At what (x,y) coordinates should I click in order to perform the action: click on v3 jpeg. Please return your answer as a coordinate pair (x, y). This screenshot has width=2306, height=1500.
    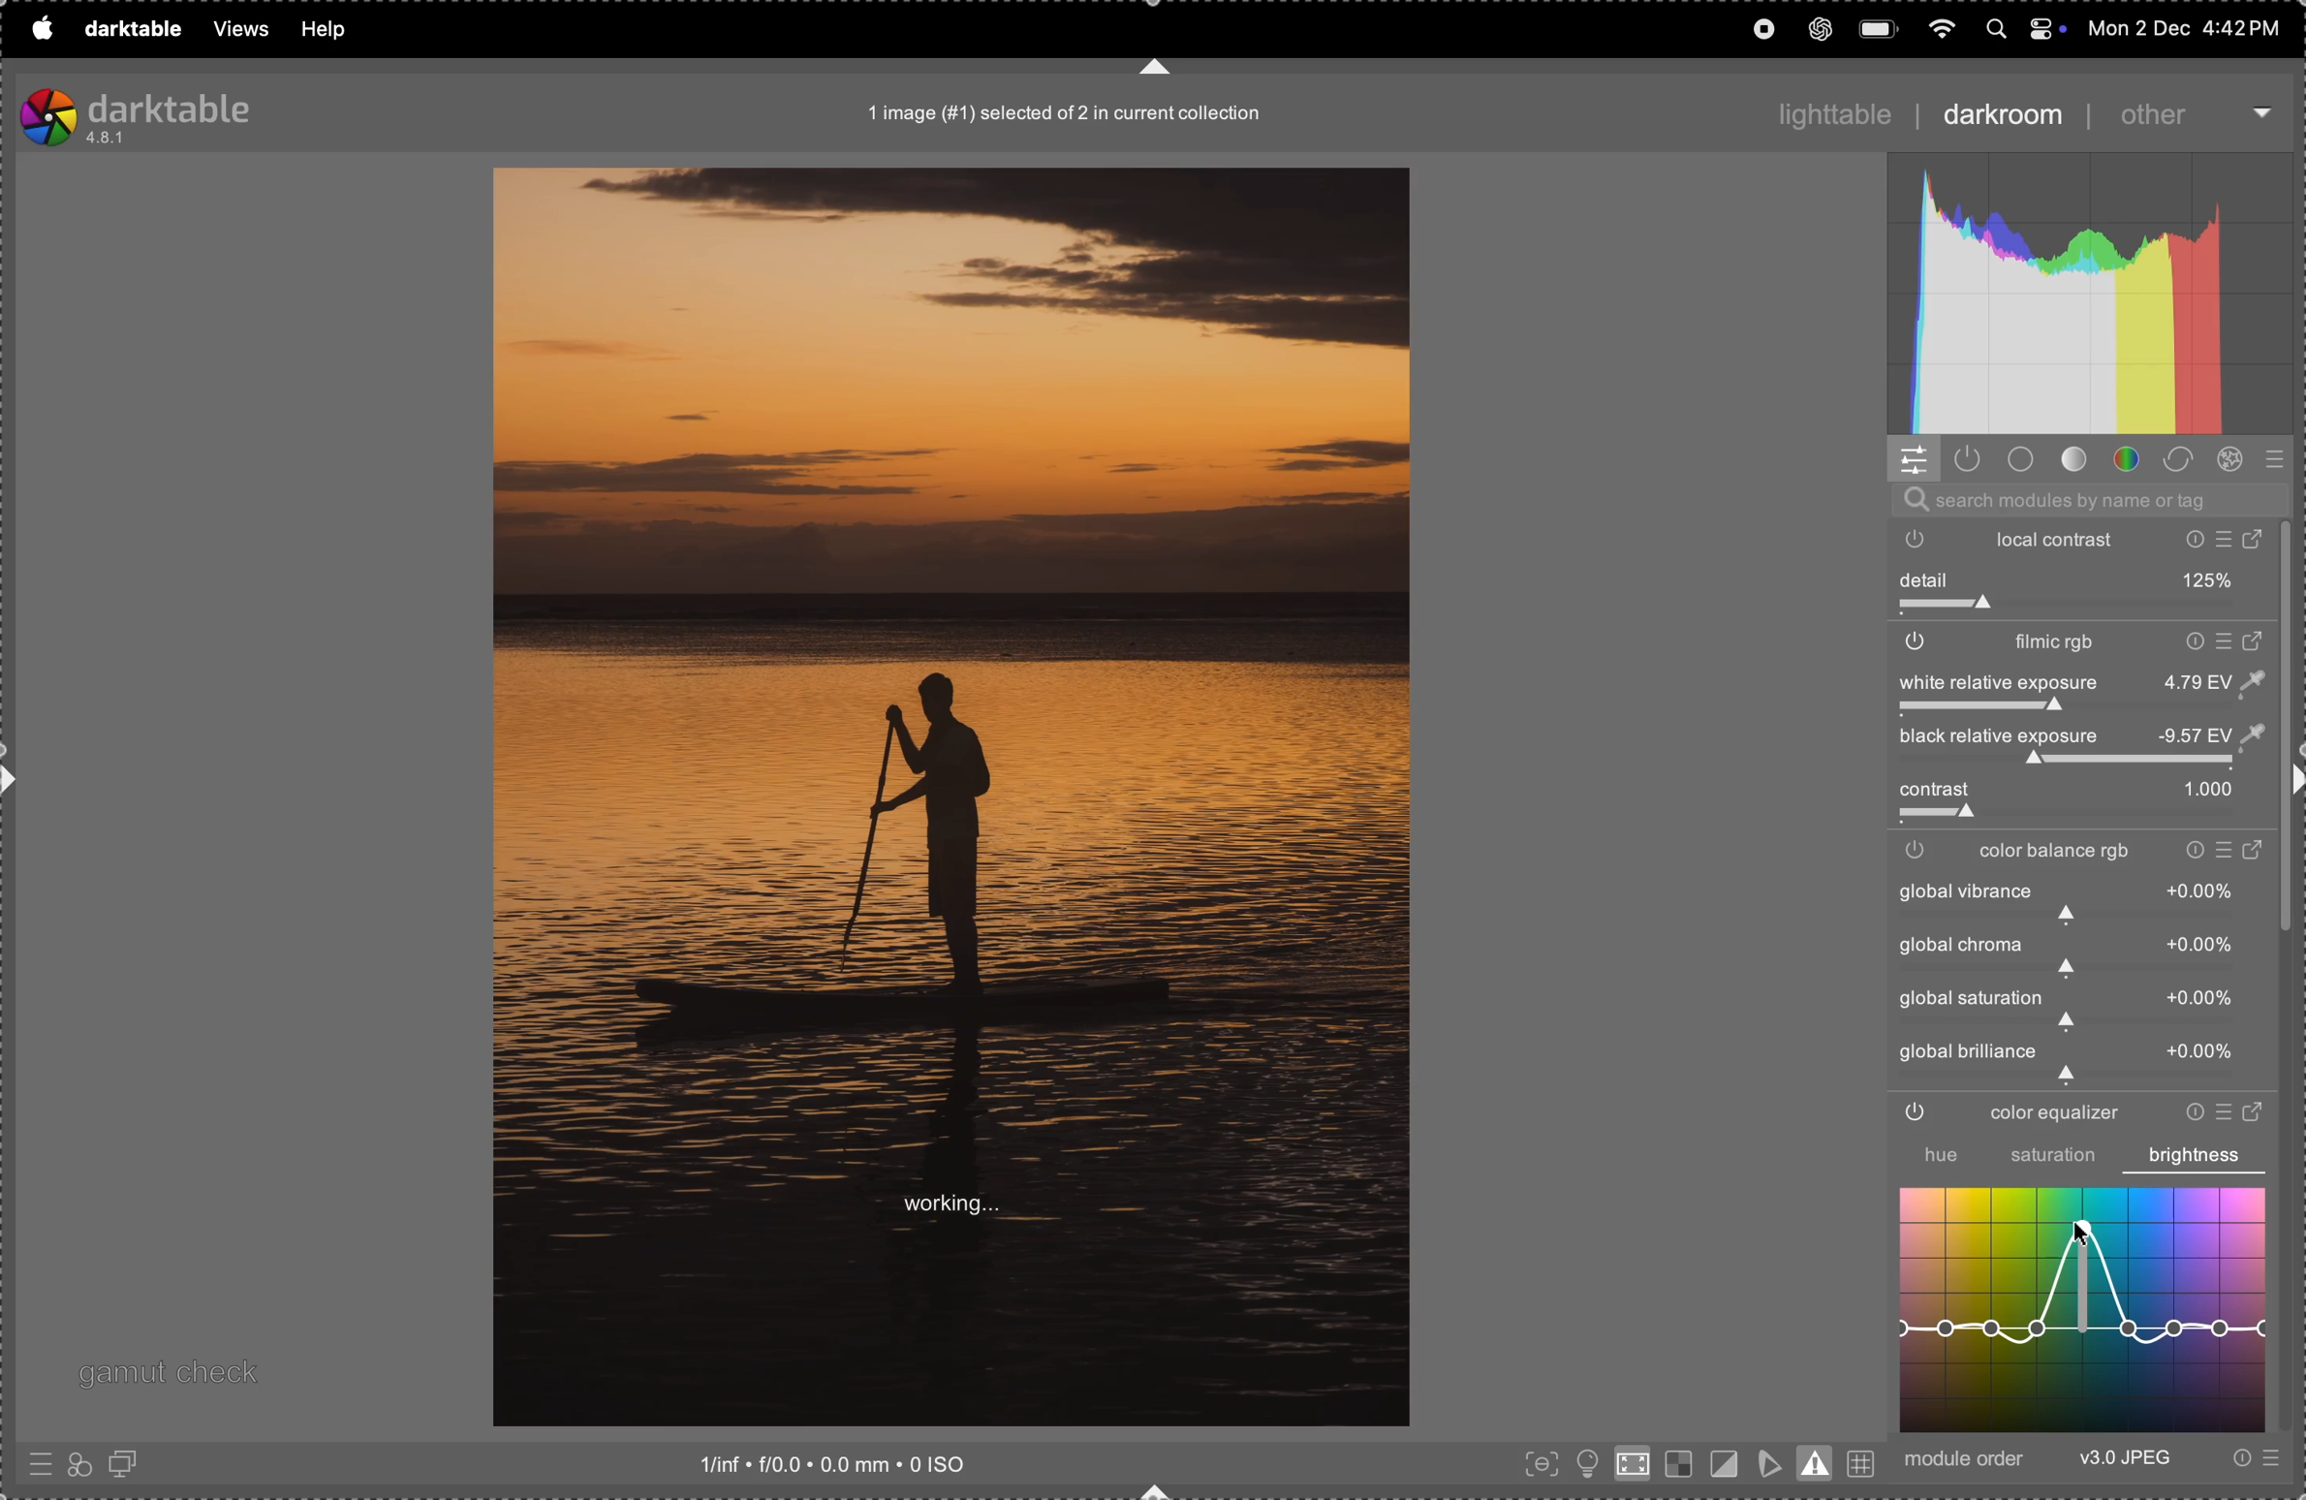
    Looking at the image, I should click on (2125, 1460).